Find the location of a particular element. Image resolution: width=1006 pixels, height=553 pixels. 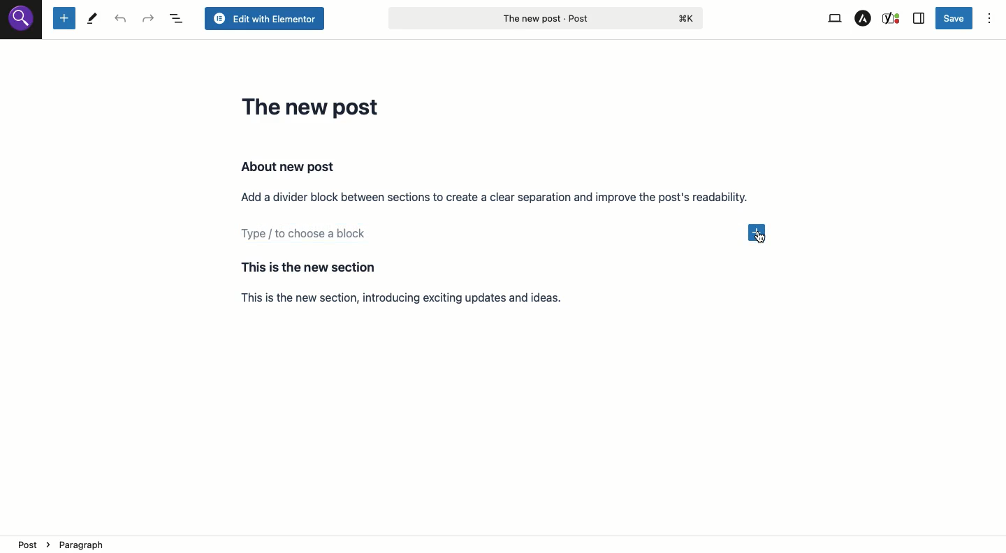

Tools is located at coordinates (92, 20).